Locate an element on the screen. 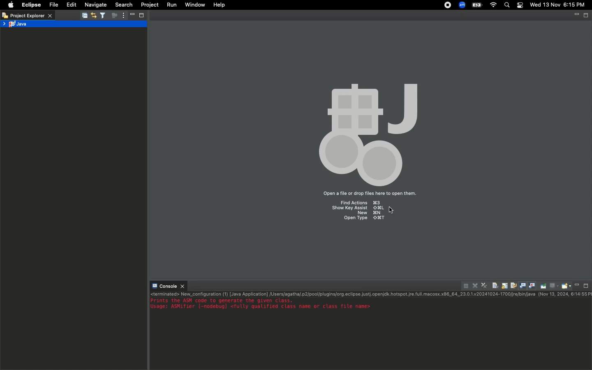  File is located at coordinates (53, 5).